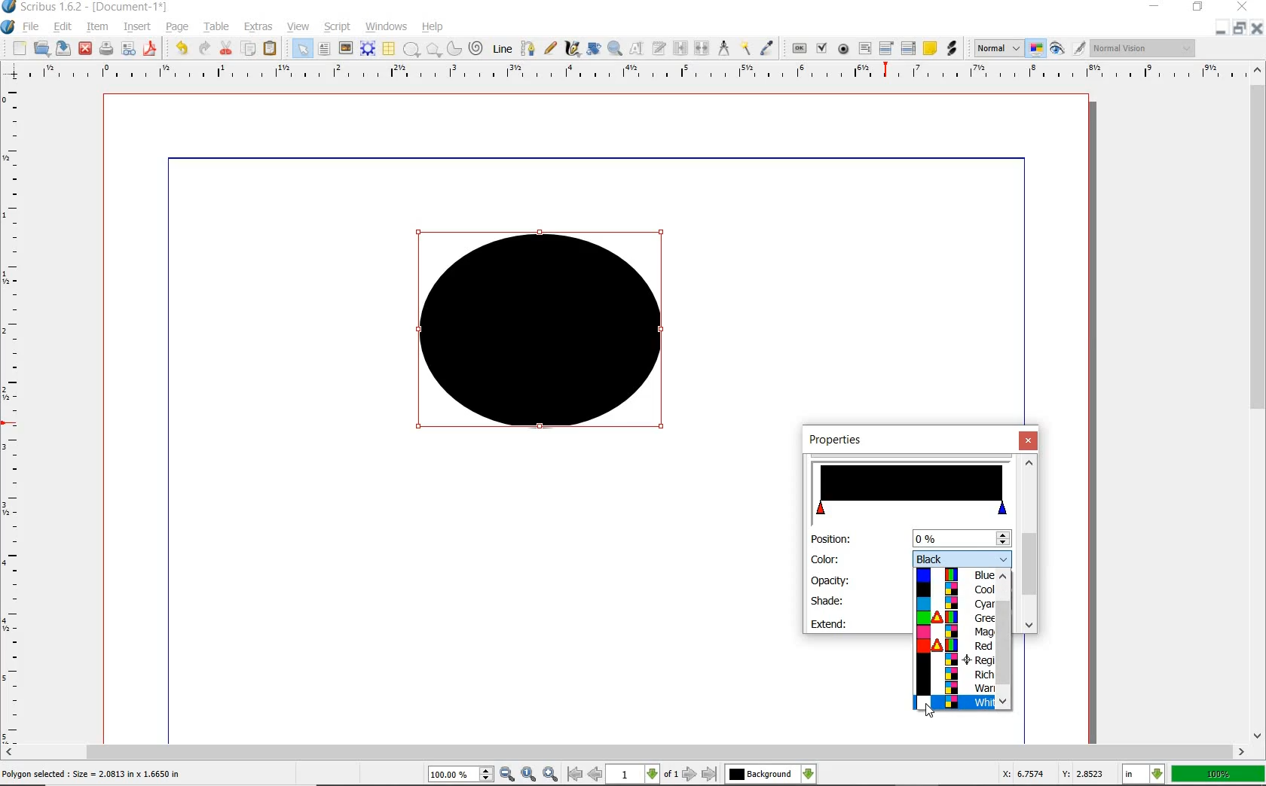 The width and height of the screenshot is (1266, 786). I want to click on previous, so click(596, 774).